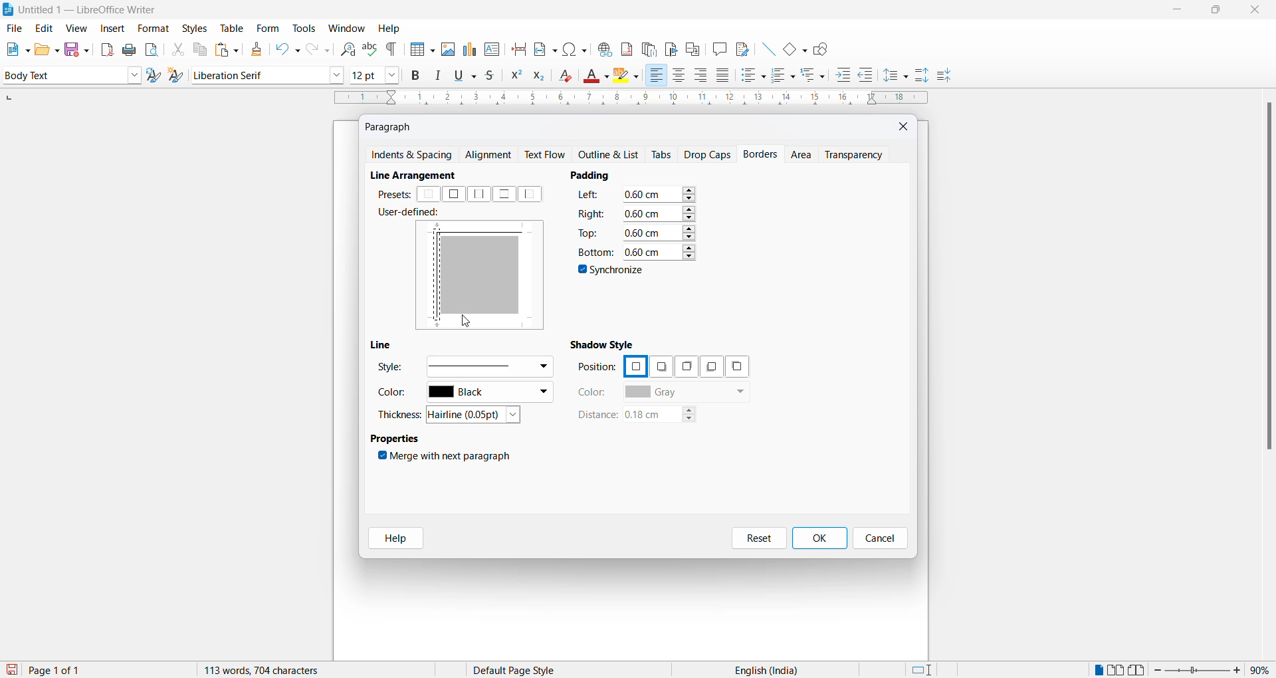 This screenshot has height=678, width=1276. Describe the element at coordinates (671, 47) in the screenshot. I see `insert bookmarks` at that location.